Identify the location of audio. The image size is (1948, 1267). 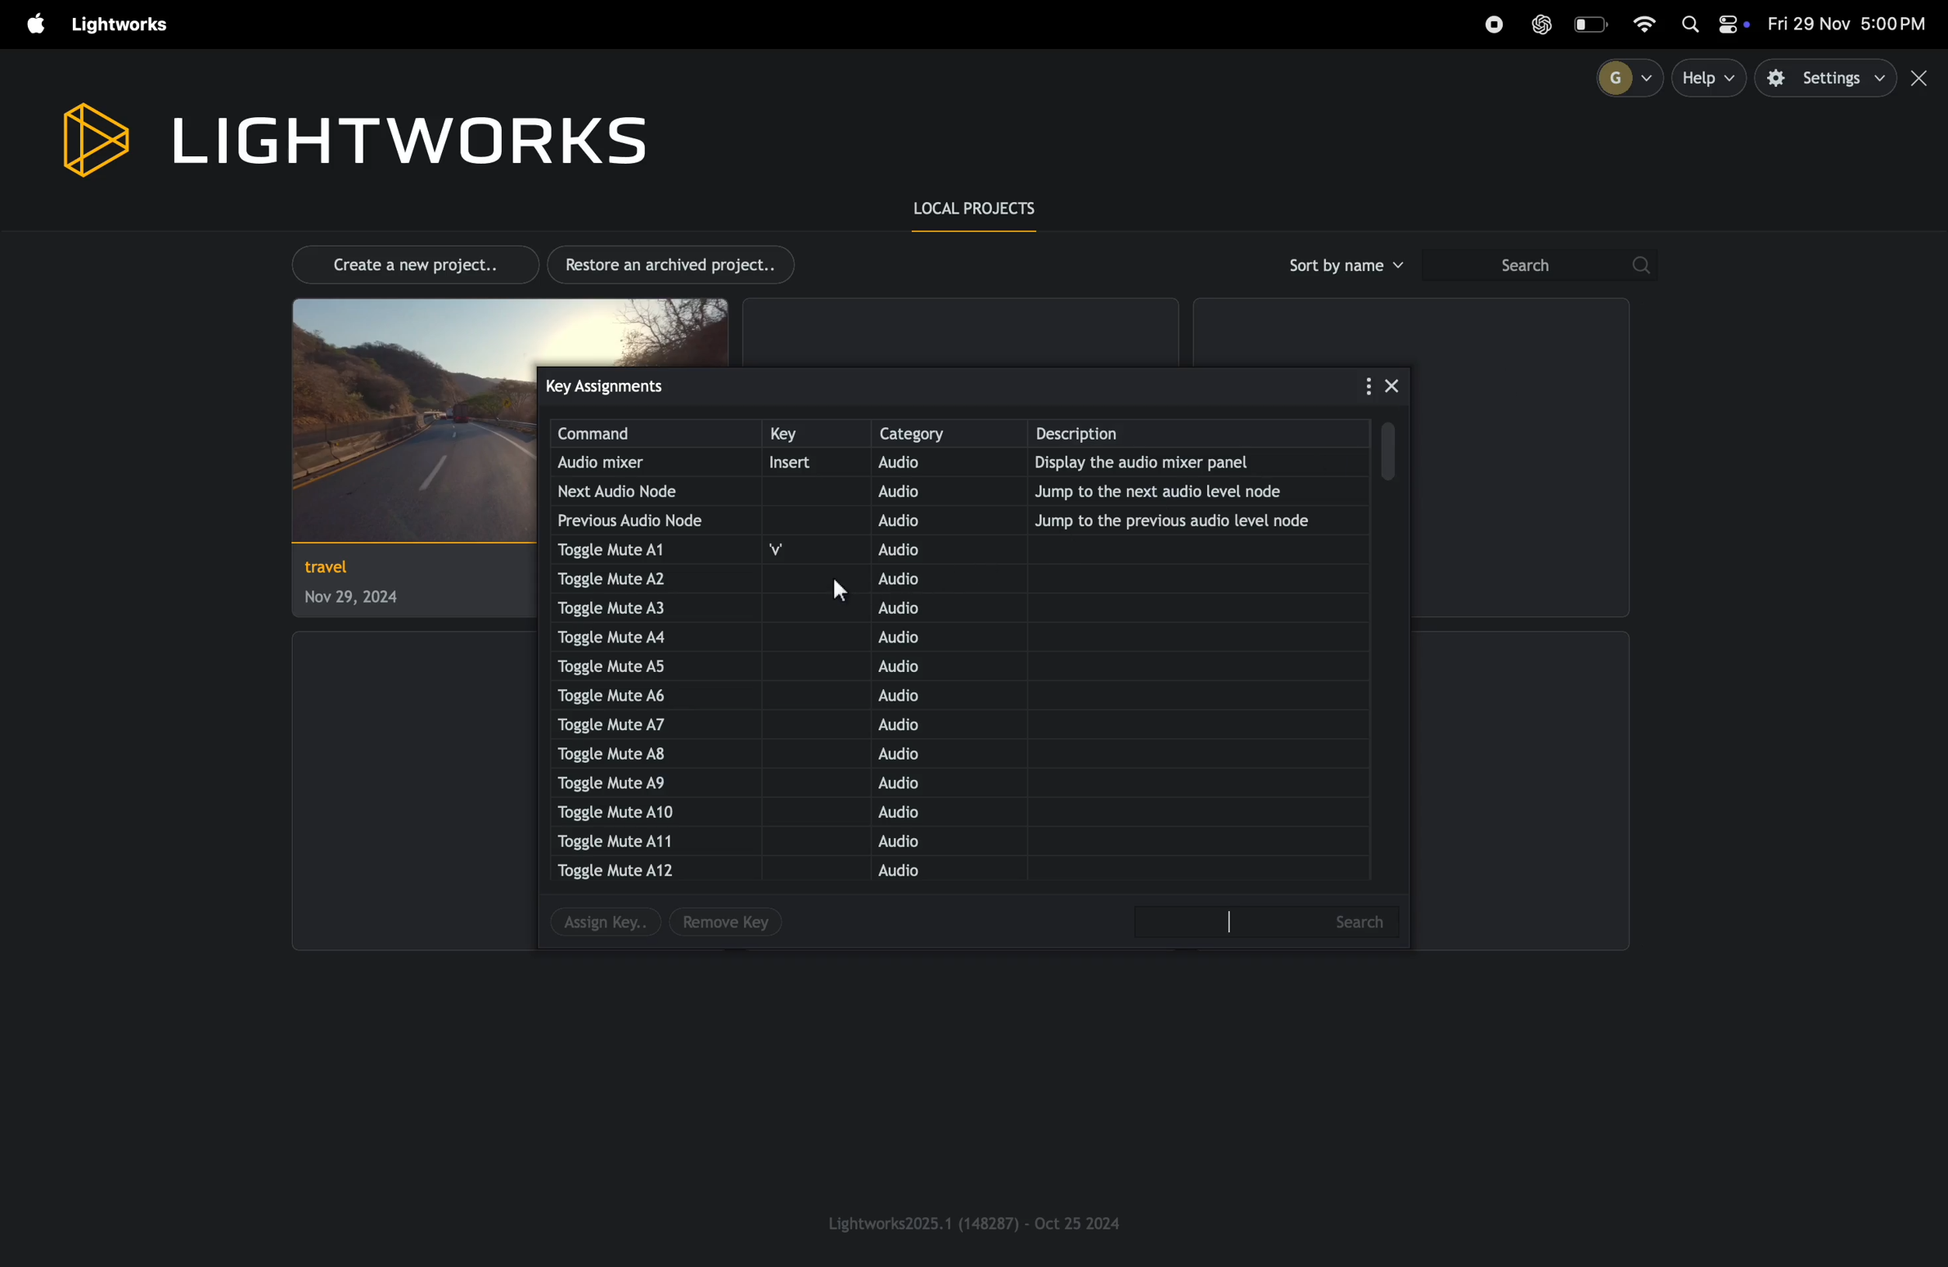
(923, 812).